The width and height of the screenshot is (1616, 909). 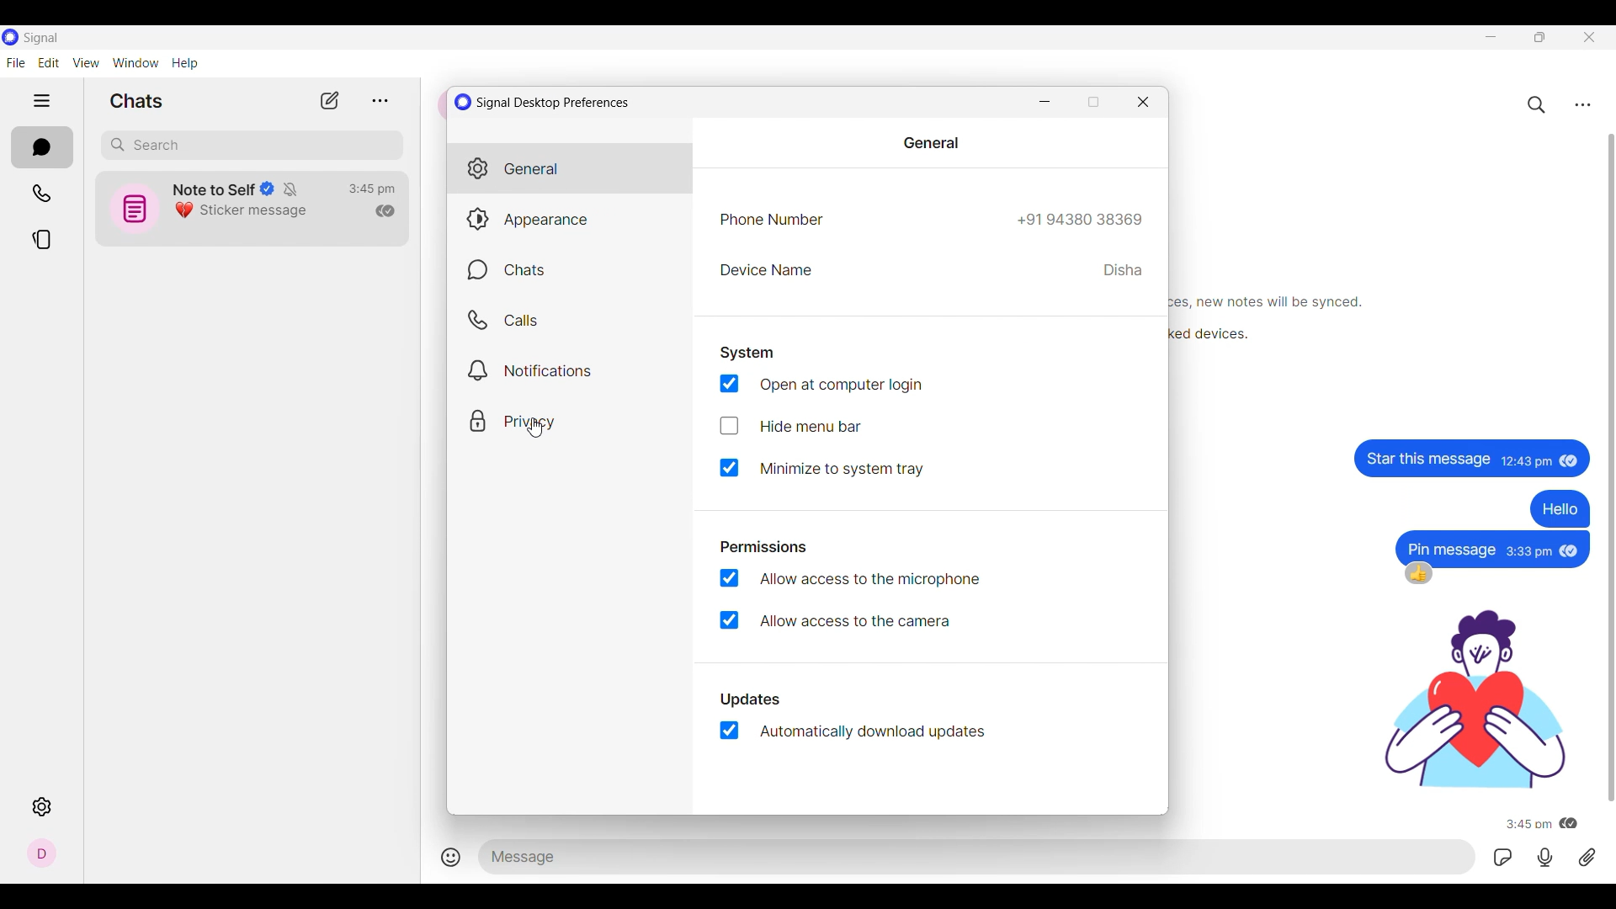 What do you see at coordinates (1539, 37) in the screenshot?
I see `Restore down` at bounding box center [1539, 37].